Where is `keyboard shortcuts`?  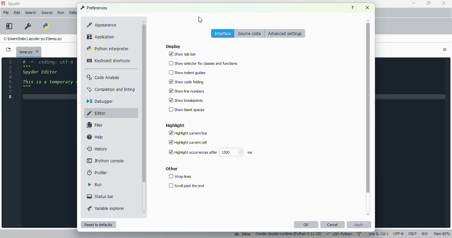 keyboard shortcuts is located at coordinates (108, 61).